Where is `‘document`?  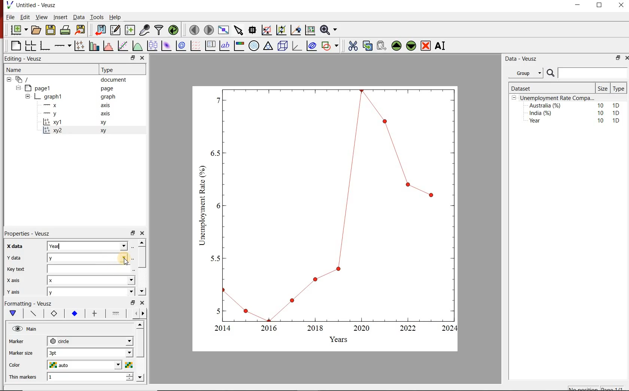
‘document is located at coordinates (70, 79).